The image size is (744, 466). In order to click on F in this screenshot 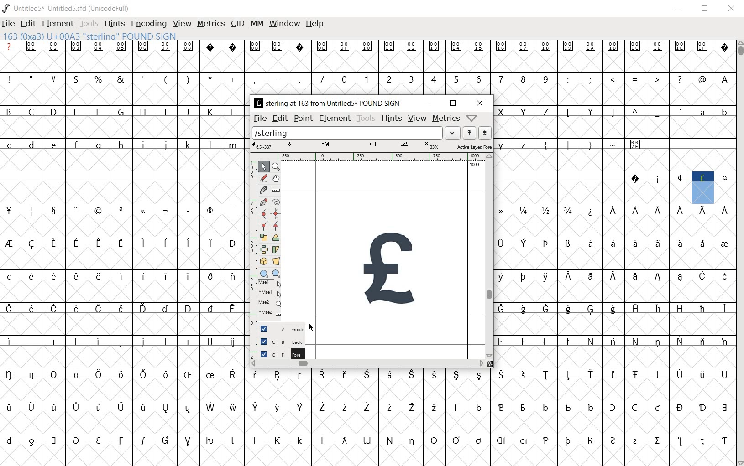, I will do `click(98, 112)`.